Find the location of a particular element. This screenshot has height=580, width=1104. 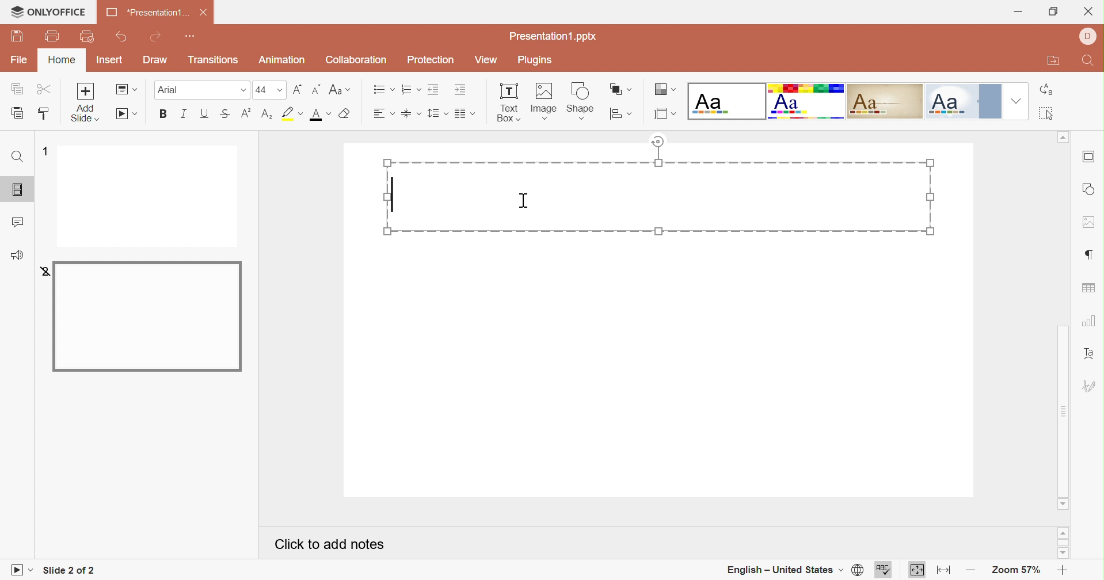

Chart settings is located at coordinates (1090, 324).